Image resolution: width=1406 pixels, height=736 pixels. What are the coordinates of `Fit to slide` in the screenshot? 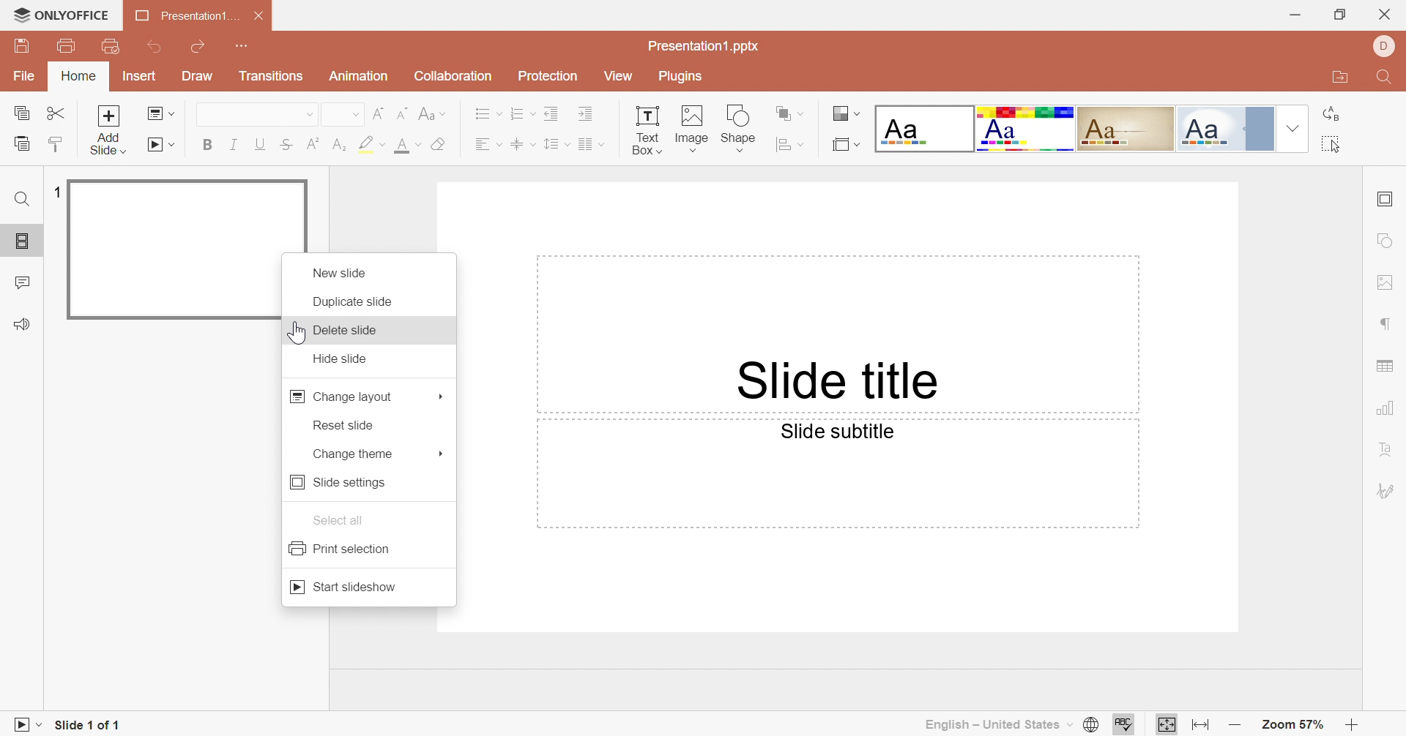 It's located at (1165, 724).